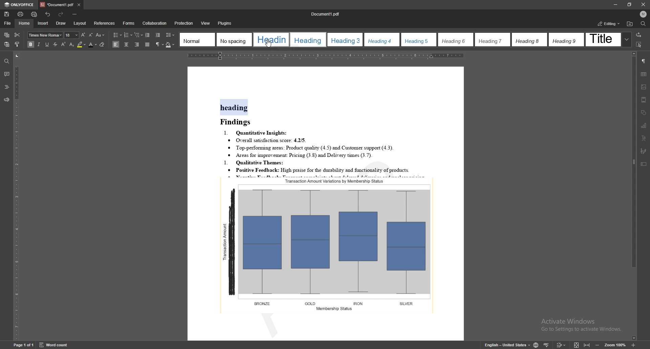  What do you see at coordinates (644, 5) in the screenshot?
I see `close` at bounding box center [644, 5].